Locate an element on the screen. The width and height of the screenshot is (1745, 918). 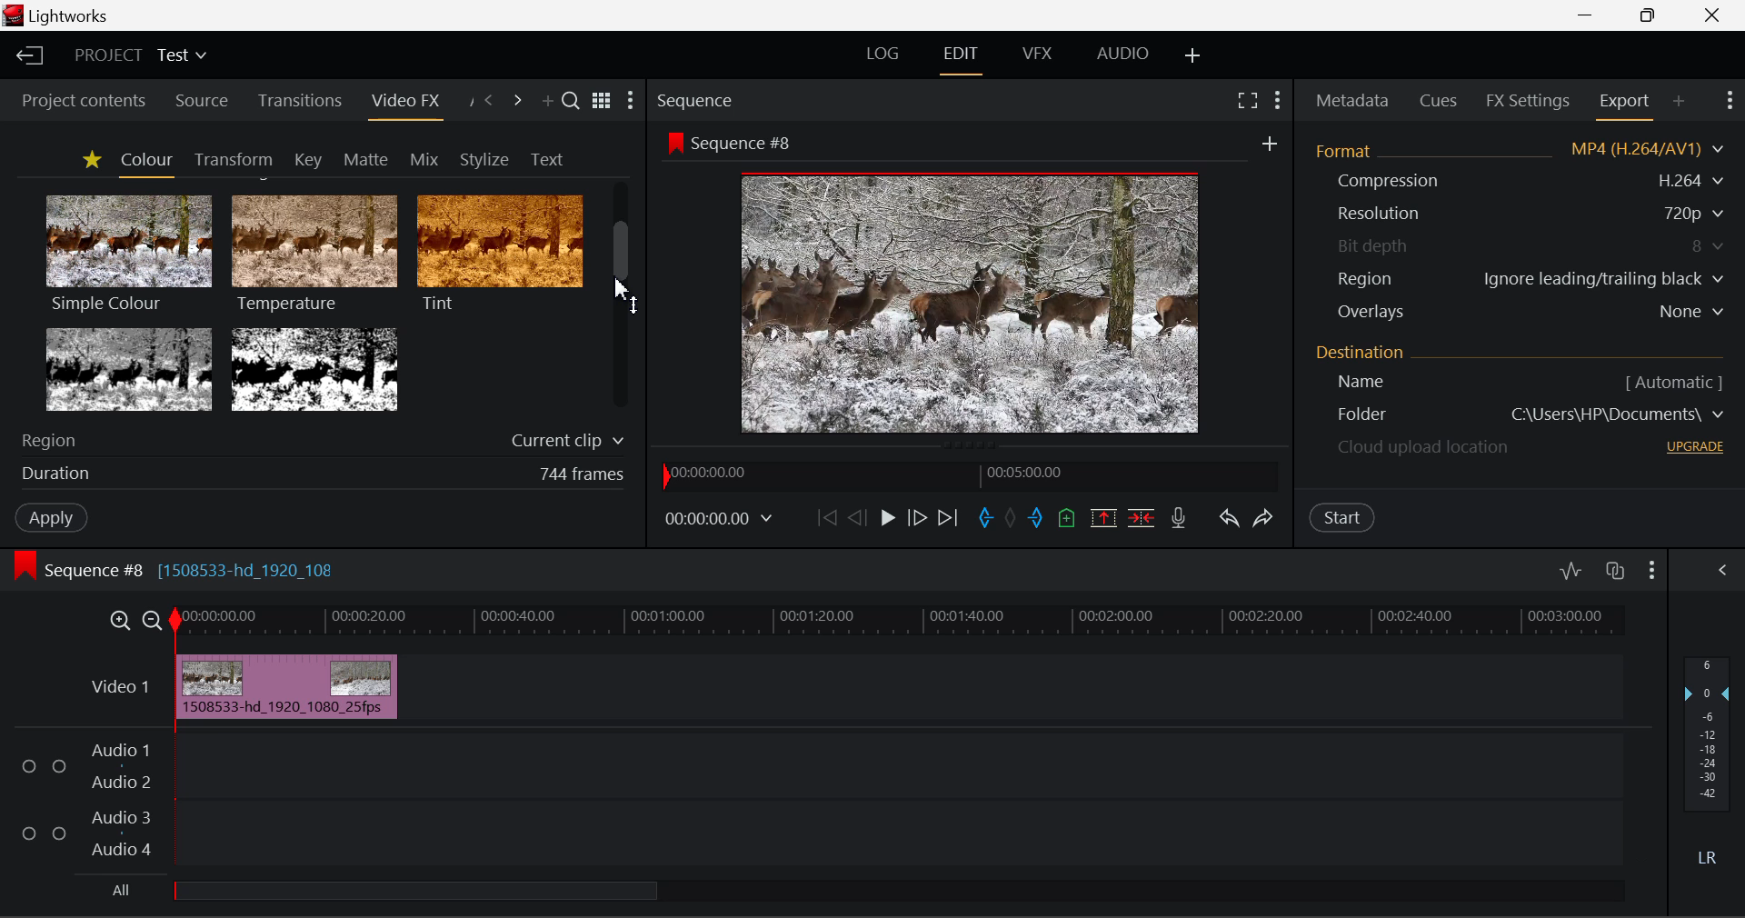
Project contents is located at coordinates (75, 103).